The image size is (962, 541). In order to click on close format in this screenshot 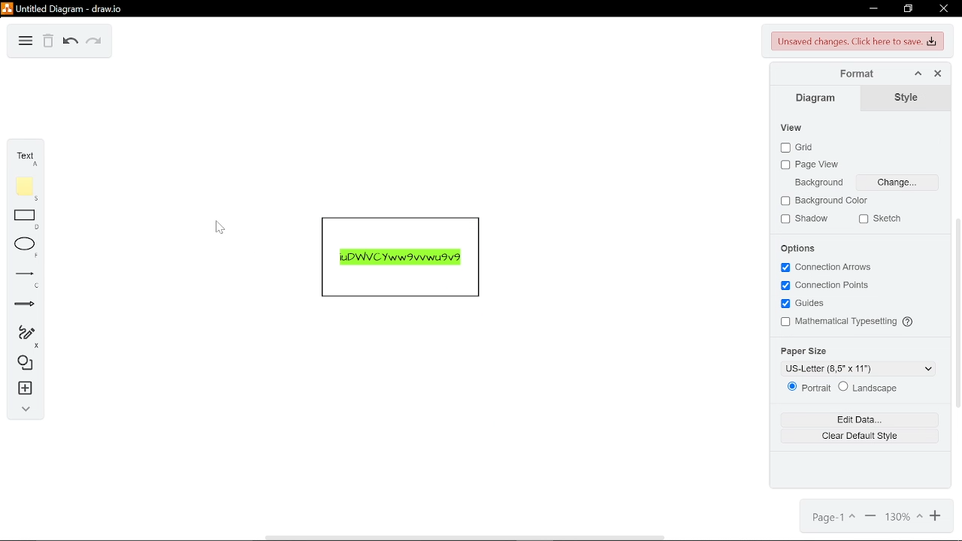, I will do `click(937, 73)`.